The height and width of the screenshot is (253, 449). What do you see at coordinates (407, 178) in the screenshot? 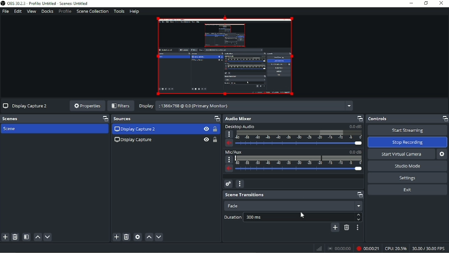
I see `Settings` at bounding box center [407, 178].